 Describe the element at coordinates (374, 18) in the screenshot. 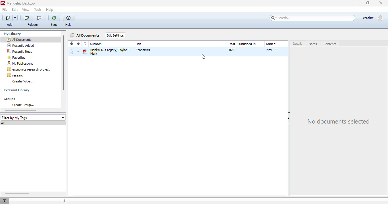

I see `profile` at that location.